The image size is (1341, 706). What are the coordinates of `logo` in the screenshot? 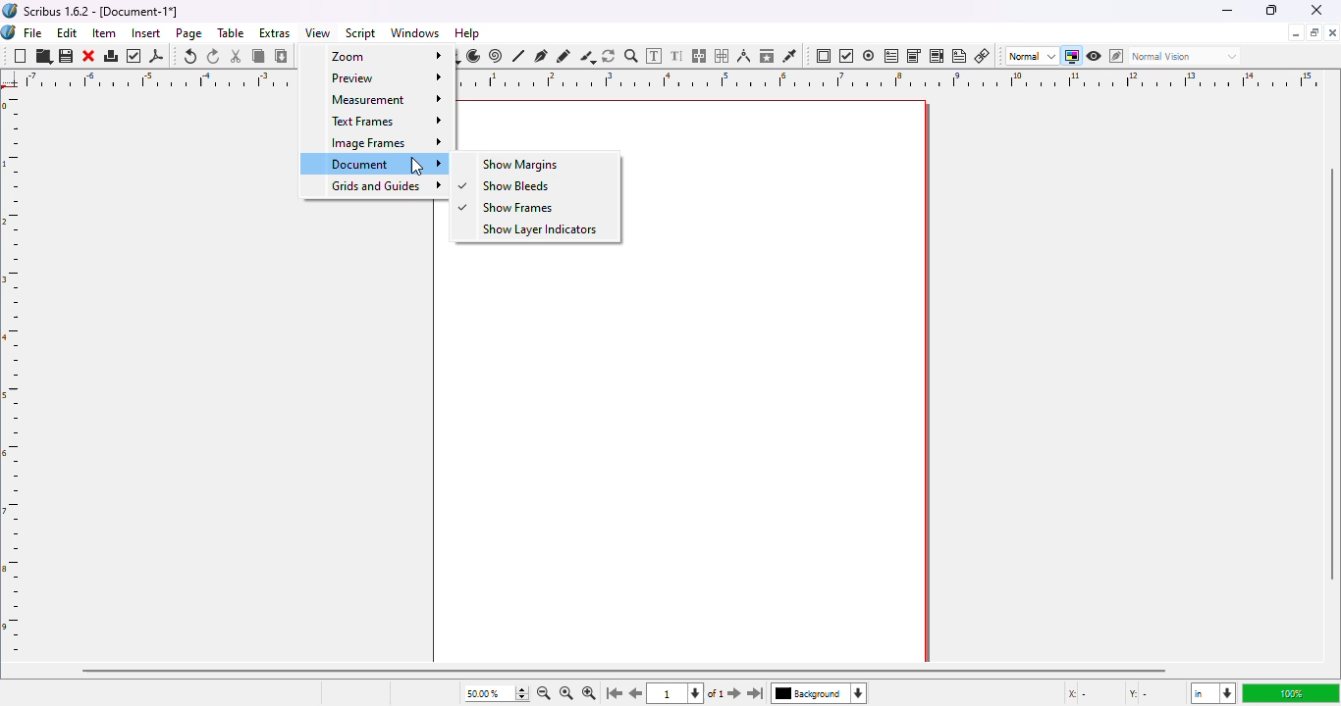 It's located at (10, 10).